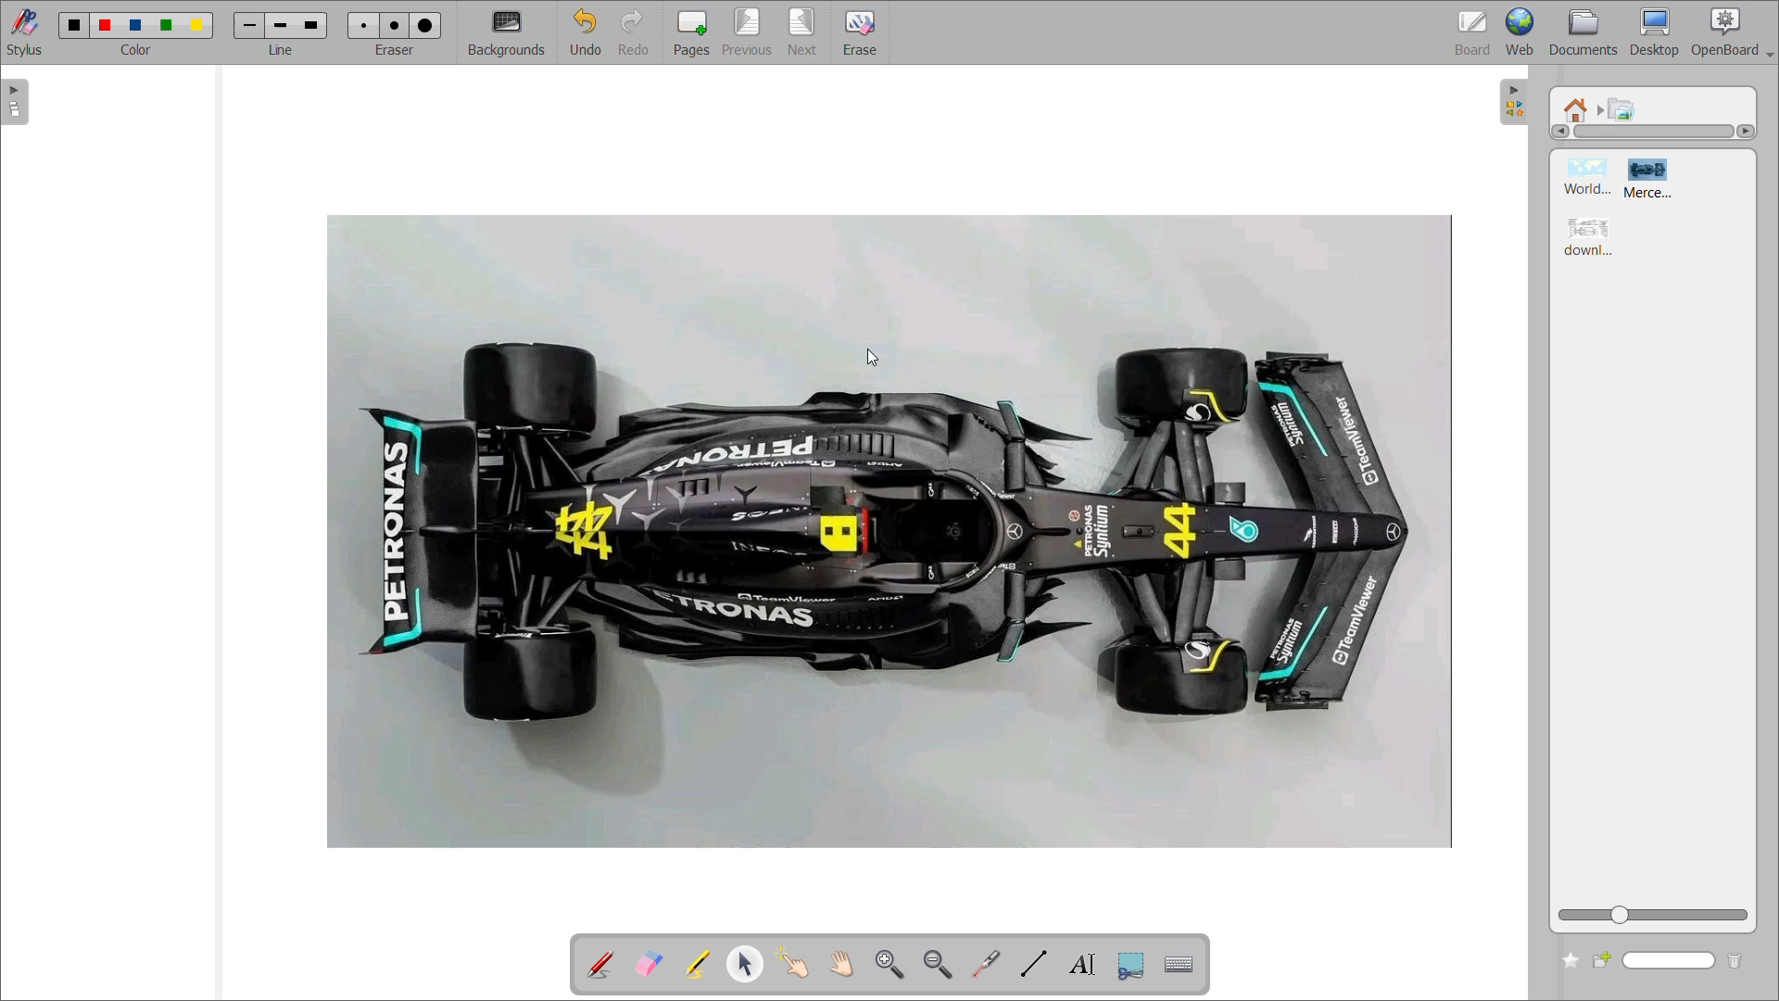 The image size is (1779, 1001). Describe the element at coordinates (805, 32) in the screenshot. I see `next` at that location.